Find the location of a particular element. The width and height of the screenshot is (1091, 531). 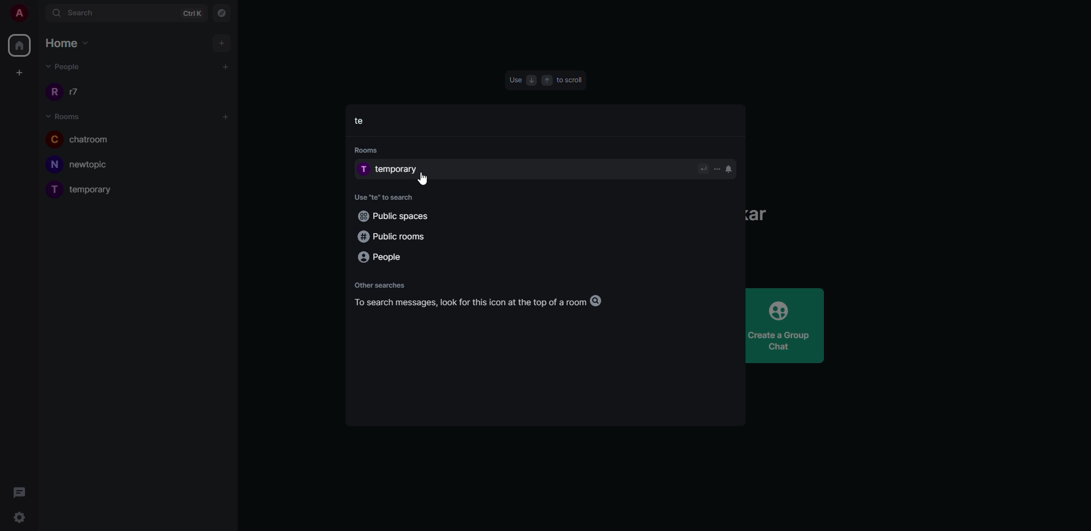

cursor is located at coordinates (431, 179).